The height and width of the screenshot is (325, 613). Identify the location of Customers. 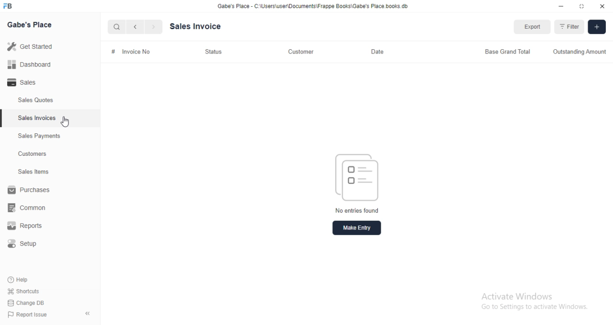
(32, 154).